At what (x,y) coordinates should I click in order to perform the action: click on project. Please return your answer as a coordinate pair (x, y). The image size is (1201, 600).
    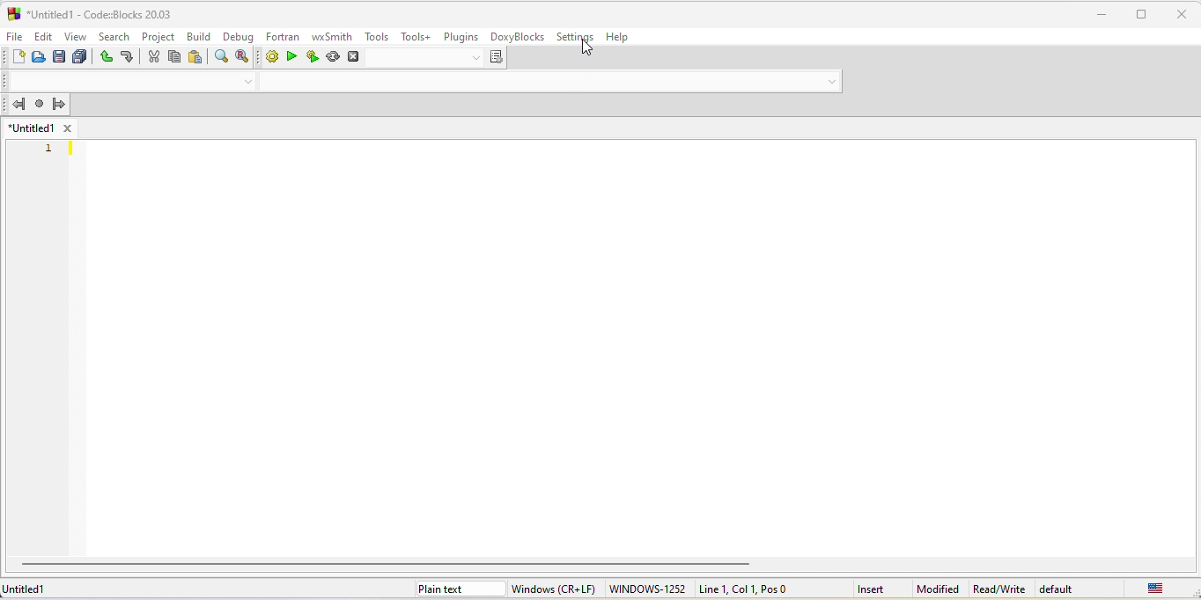
    Looking at the image, I should click on (158, 37).